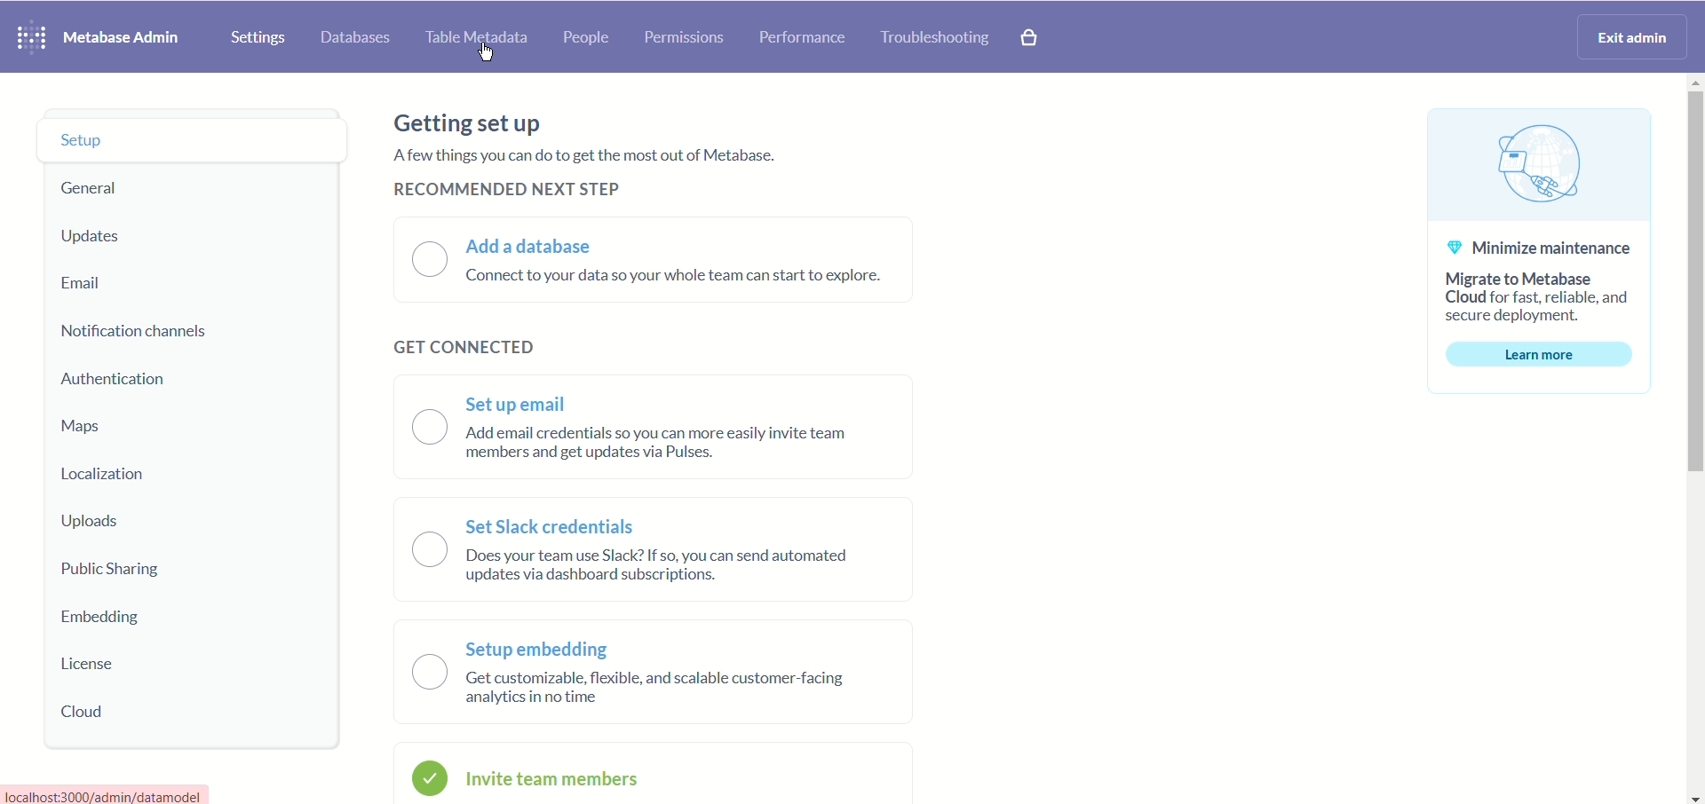  I want to click on recommended next step, so click(505, 190).